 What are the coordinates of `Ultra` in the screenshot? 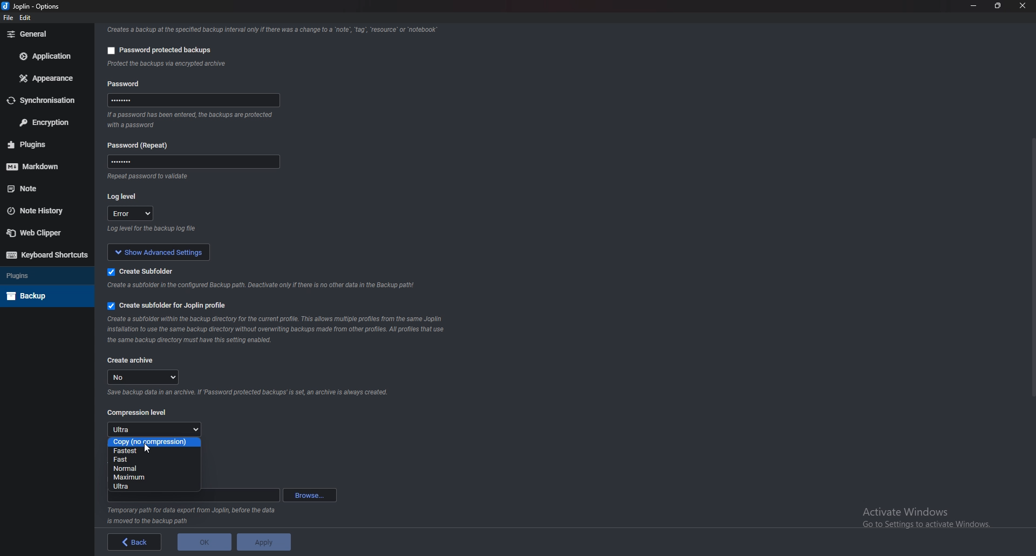 It's located at (150, 485).